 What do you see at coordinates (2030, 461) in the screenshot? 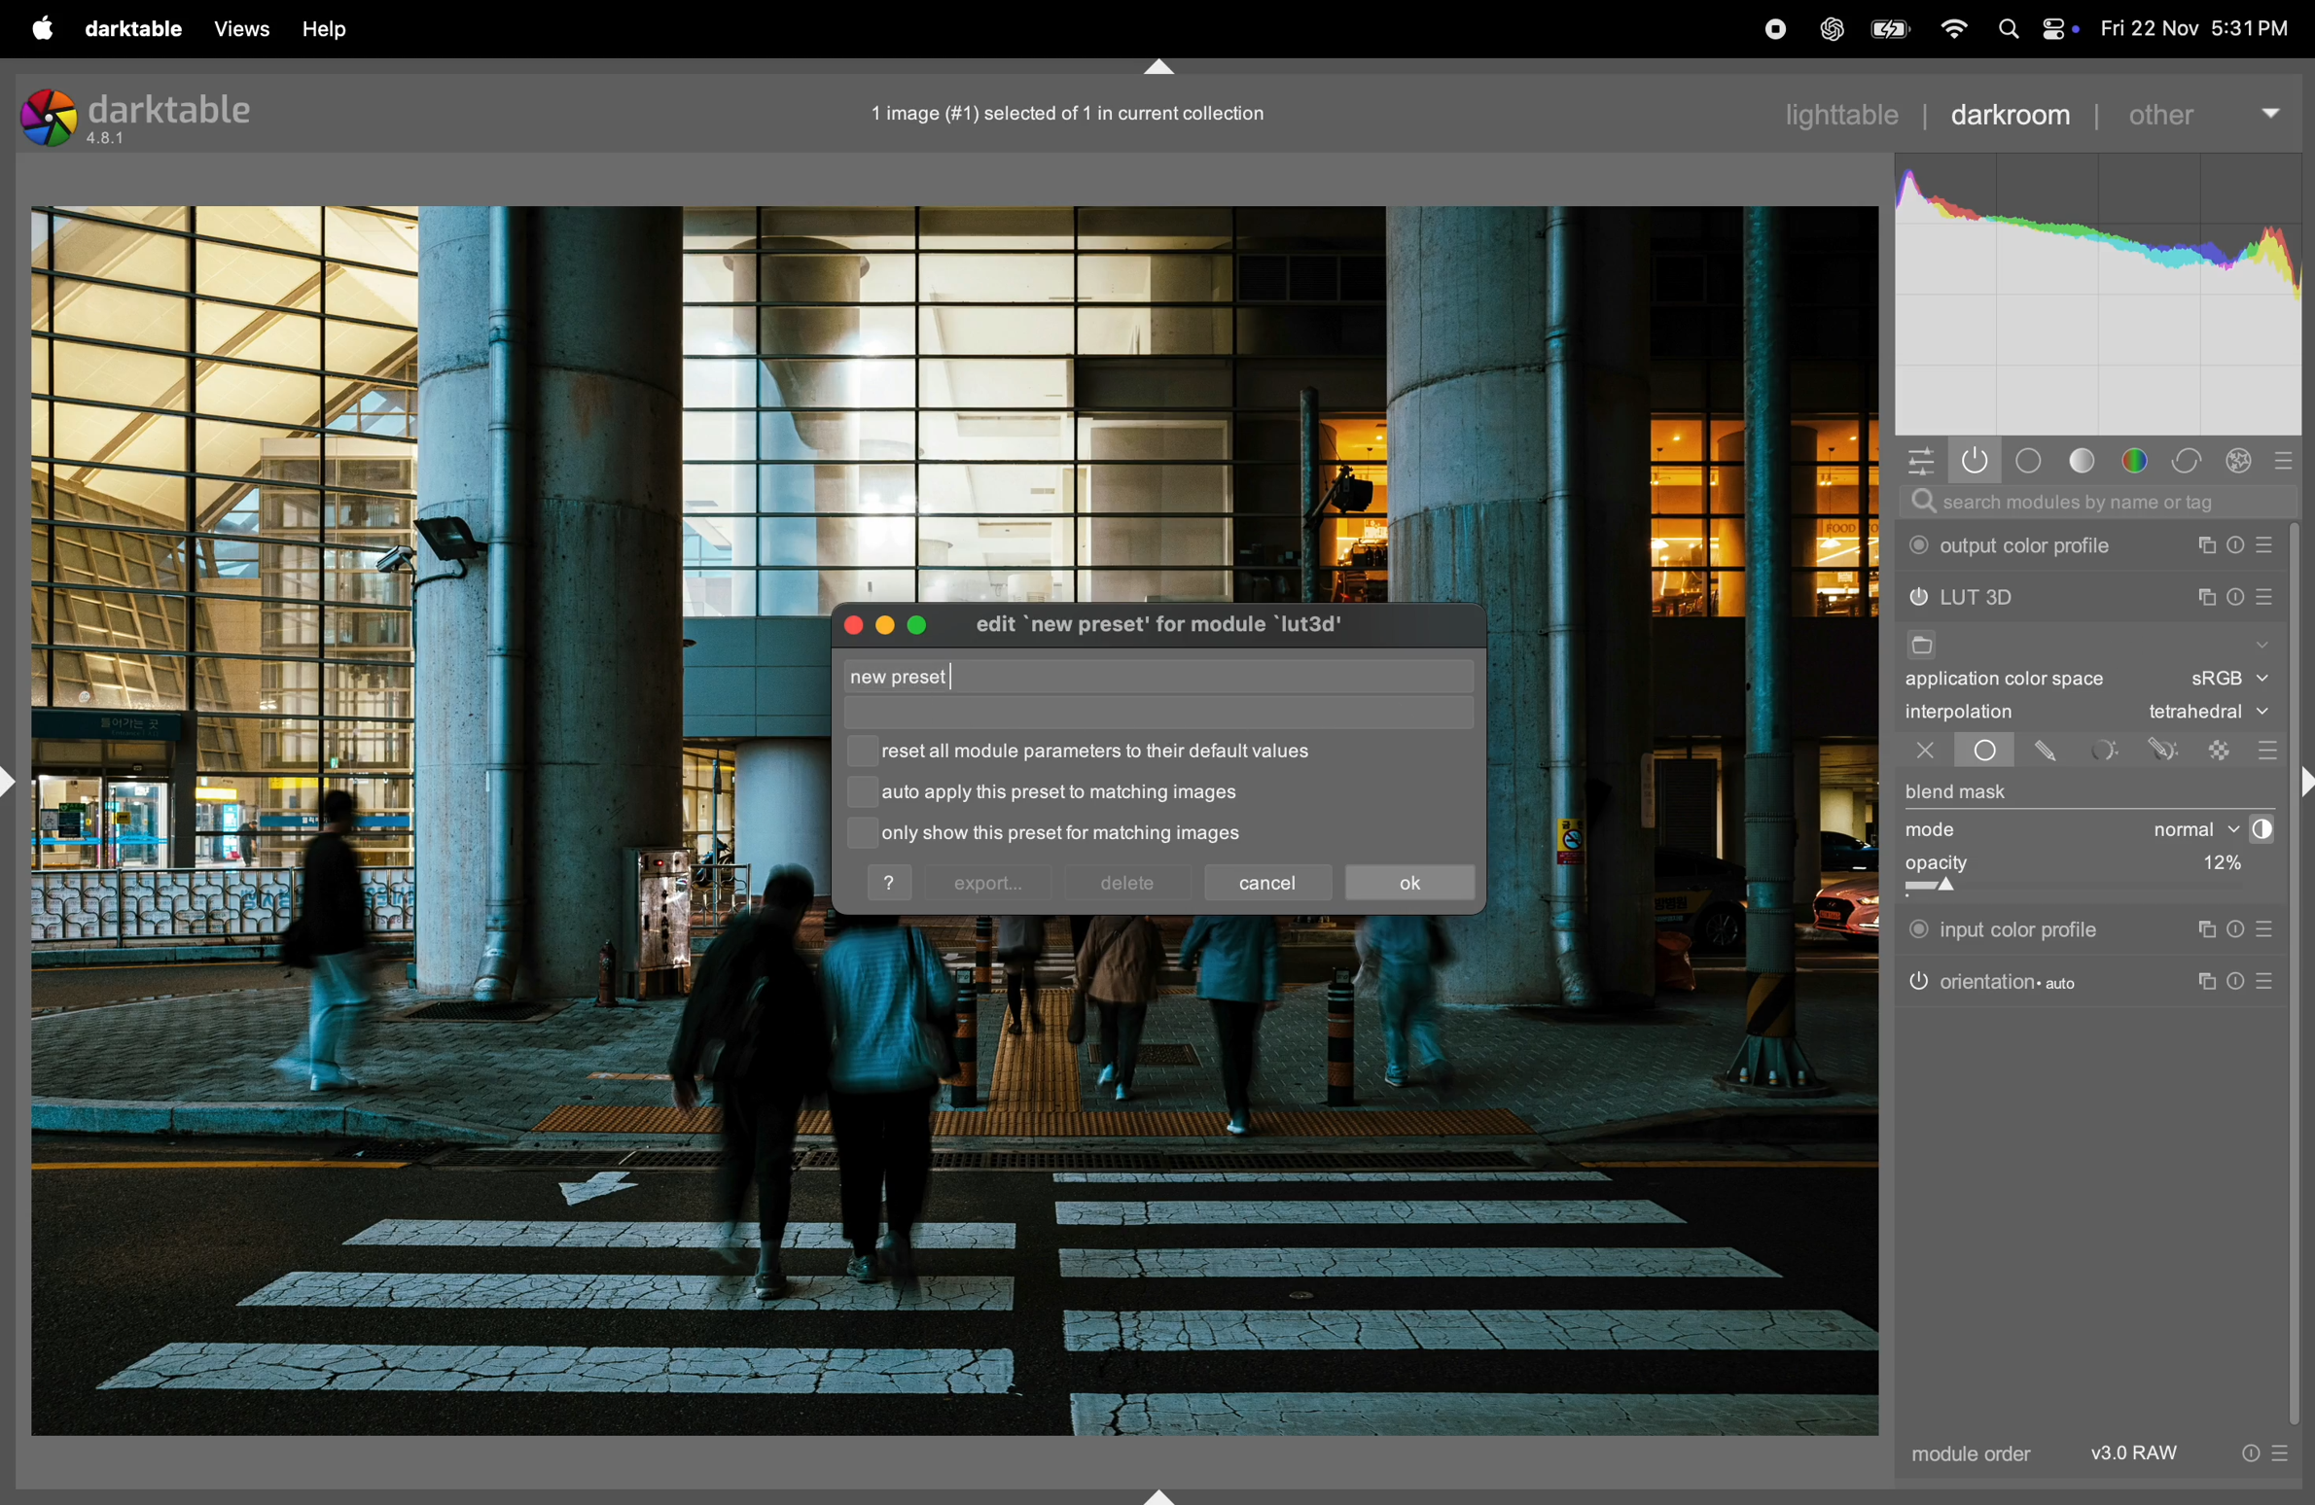
I see `base` at bounding box center [2030, 461].